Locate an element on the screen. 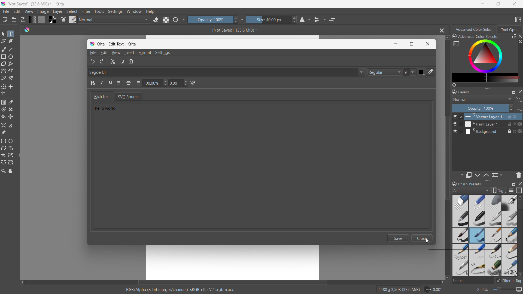  freehand selection tool is located at coordinates (11, 148).